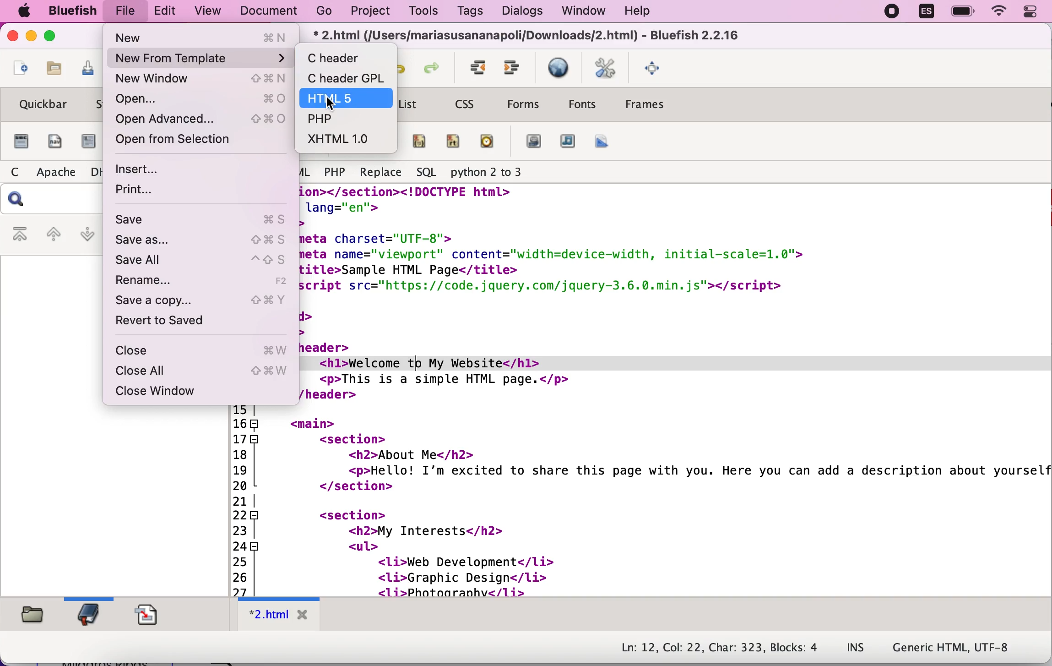 Image resolution: width=1052 pixels, height=666 pixels. What do you see at coordinates (57, 171) in the screenshot?
I see `Apache` at bounding box center [57, 171].